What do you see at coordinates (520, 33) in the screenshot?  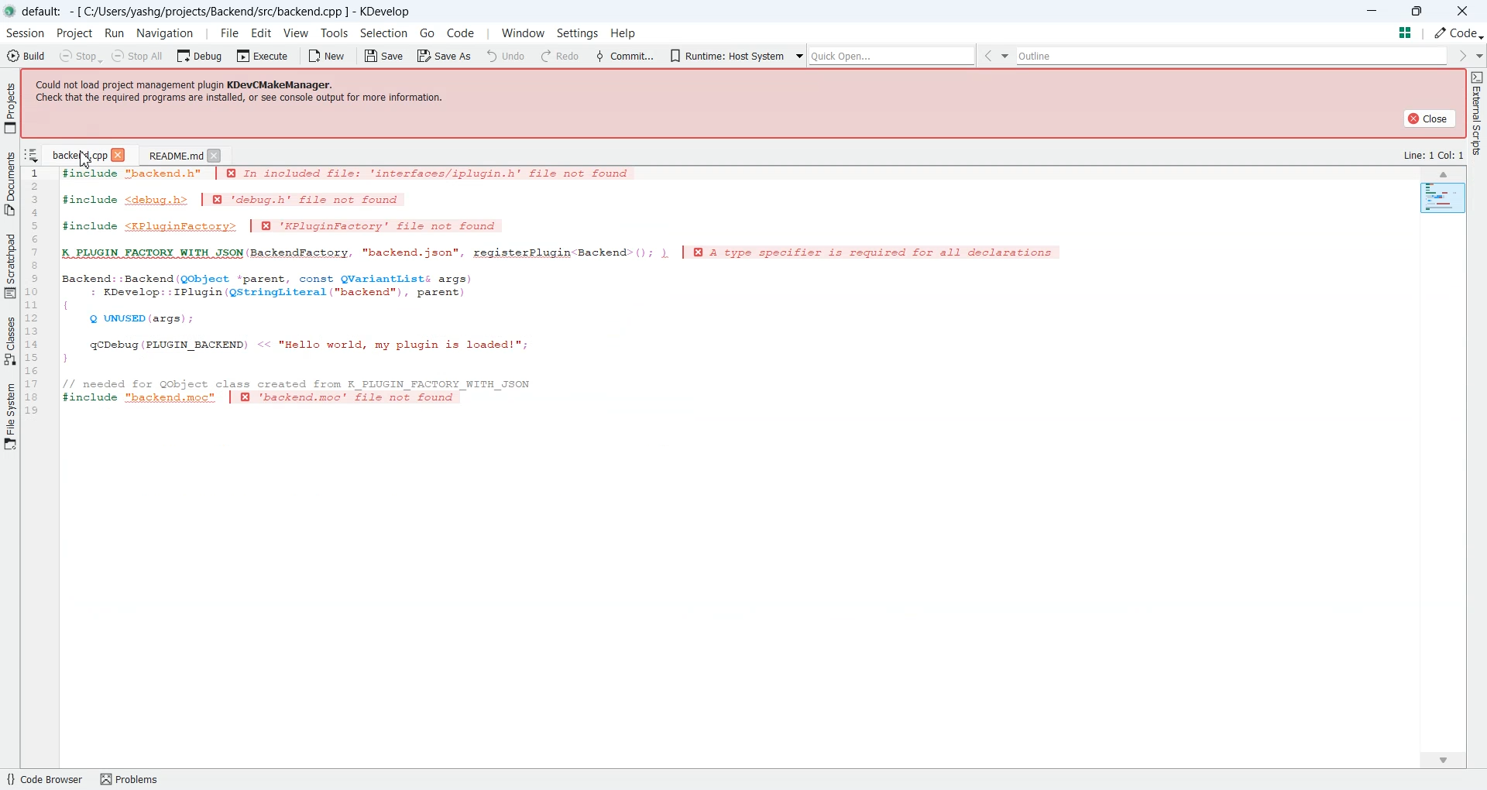 I see `Window` at bounding box center [520, 33].